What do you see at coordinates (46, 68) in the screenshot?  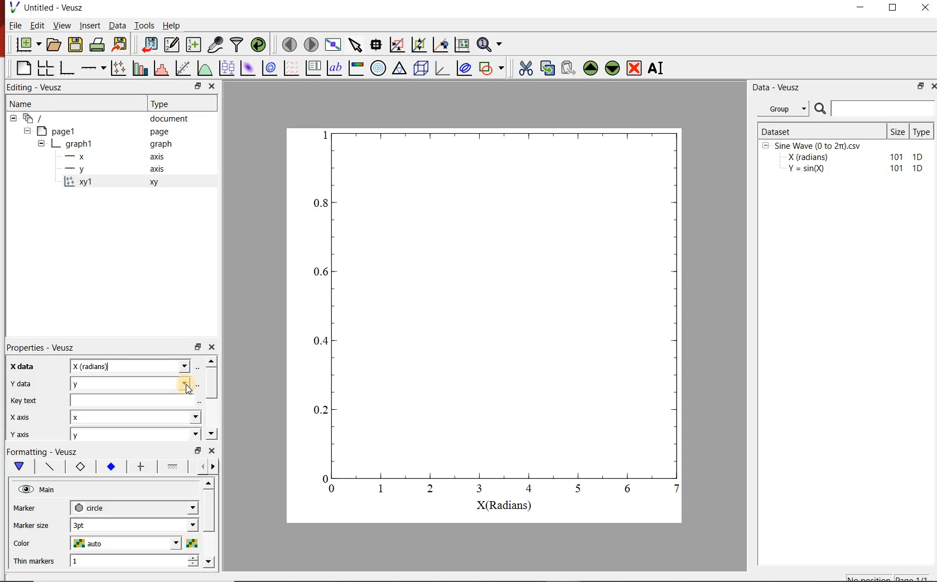 I see `arrange graph` at bounding box center [46, 68].